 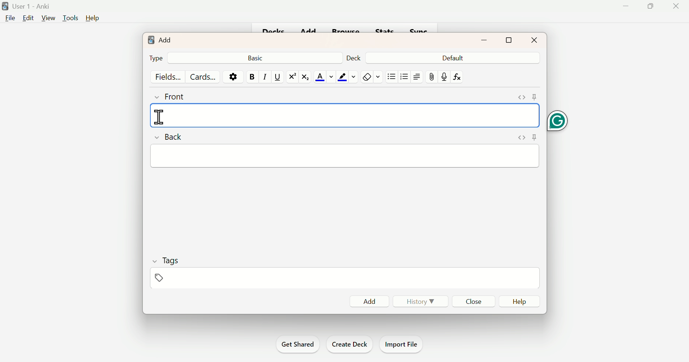 What do you see at coordinates (171, 139) in the screenshot?
I see `Back` at bounding box center [171, 139].